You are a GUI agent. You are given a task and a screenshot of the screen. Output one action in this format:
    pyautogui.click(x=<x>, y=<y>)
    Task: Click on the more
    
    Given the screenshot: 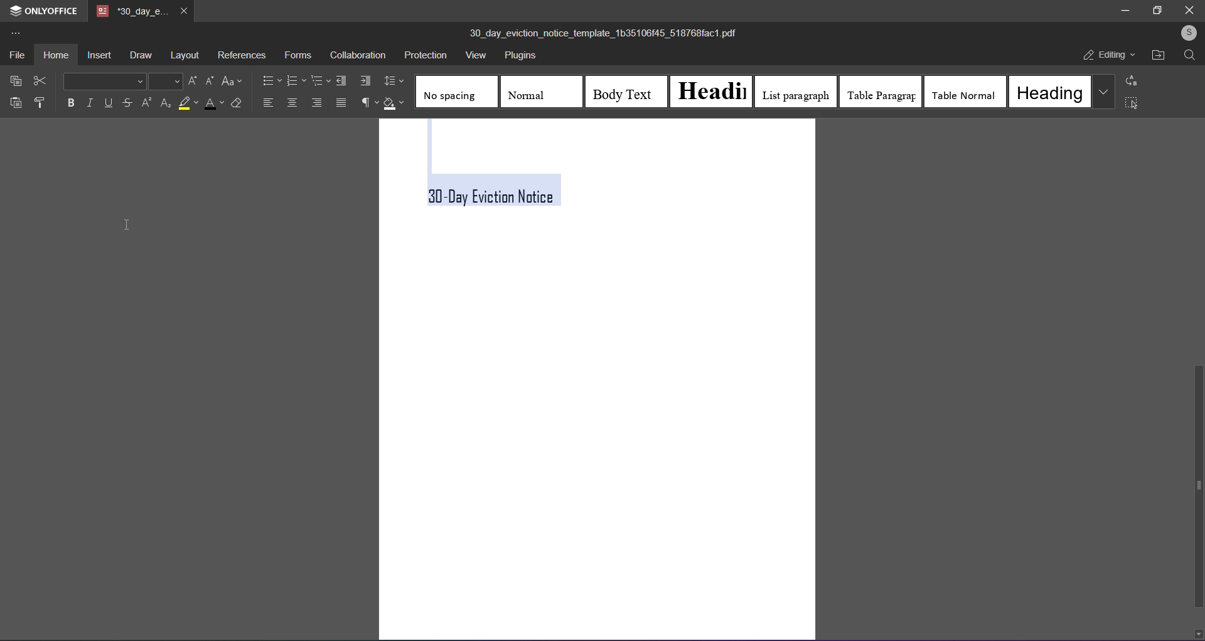 What is the action you would take?
    pyautogui.click(x=16, y=31)
    